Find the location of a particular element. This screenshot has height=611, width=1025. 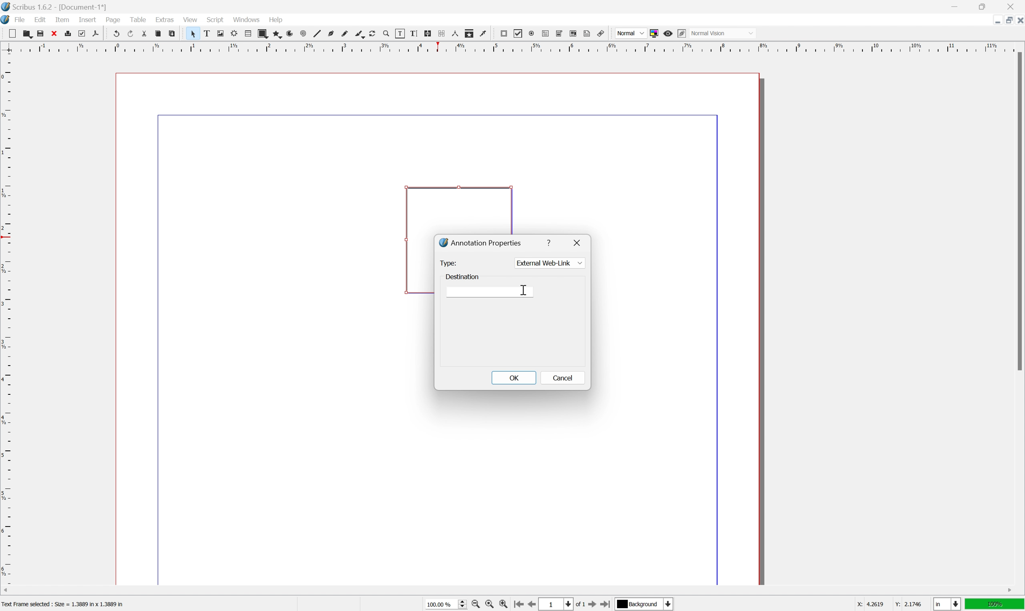

cursor is located at coordinates (522, 288).